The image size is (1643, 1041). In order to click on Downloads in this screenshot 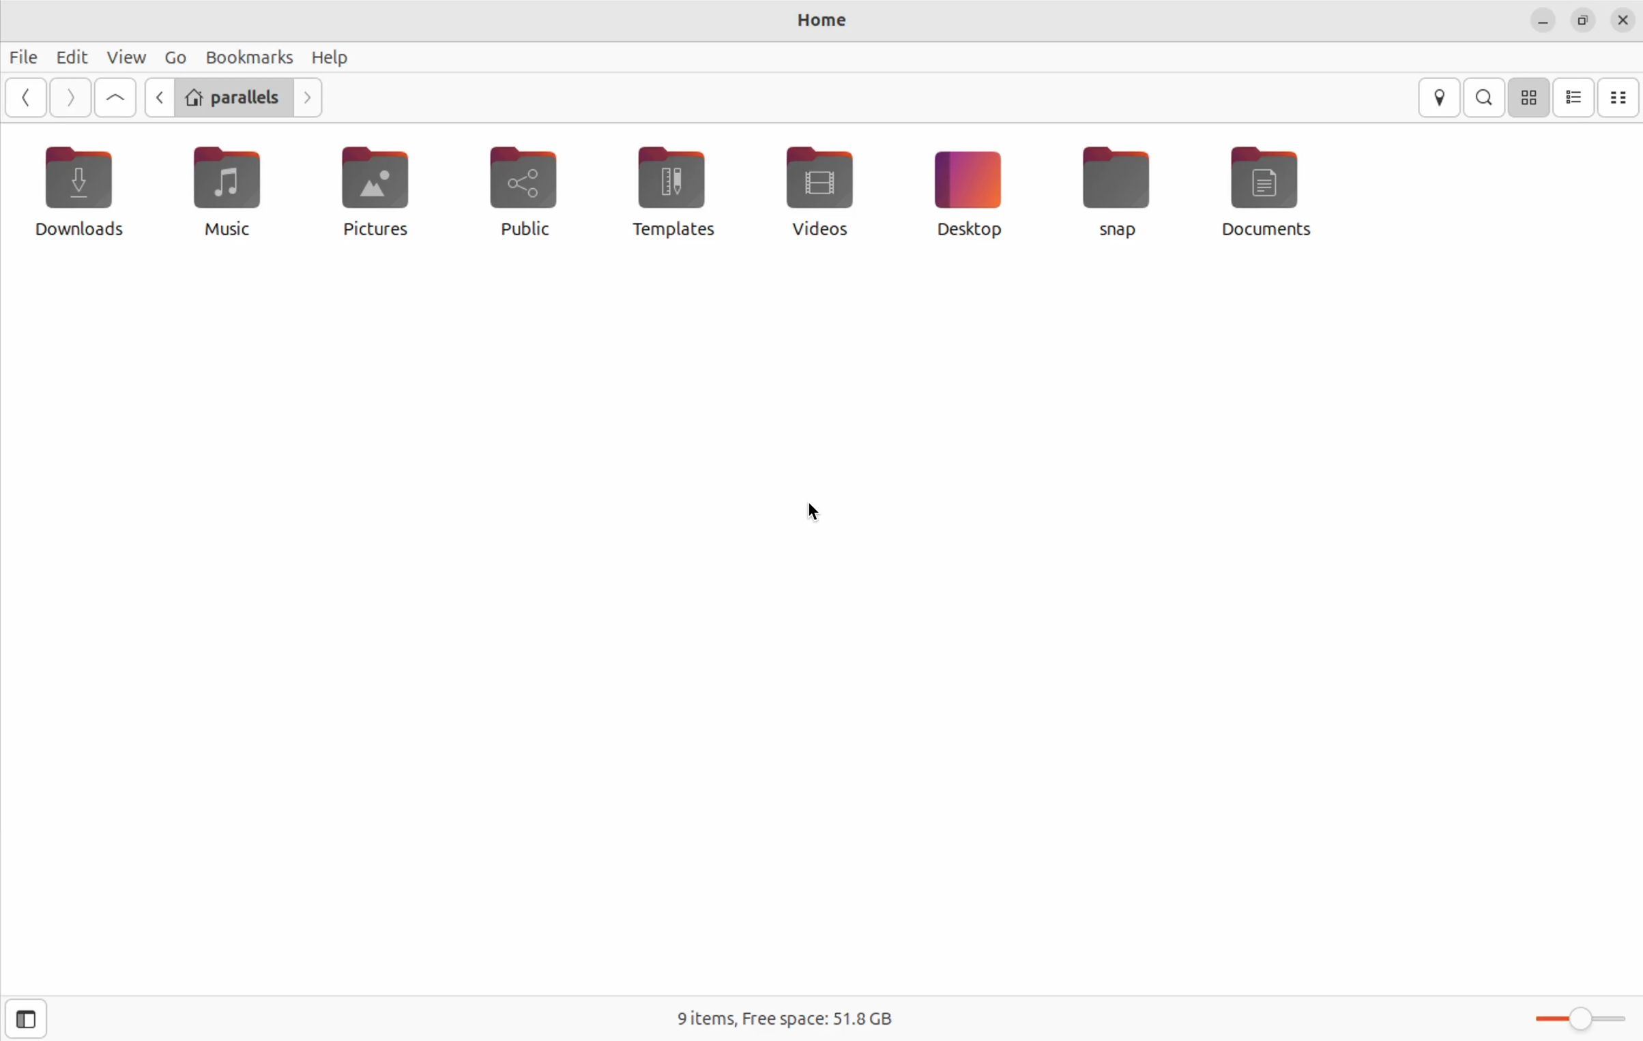, I will do `click(77, 192)`.